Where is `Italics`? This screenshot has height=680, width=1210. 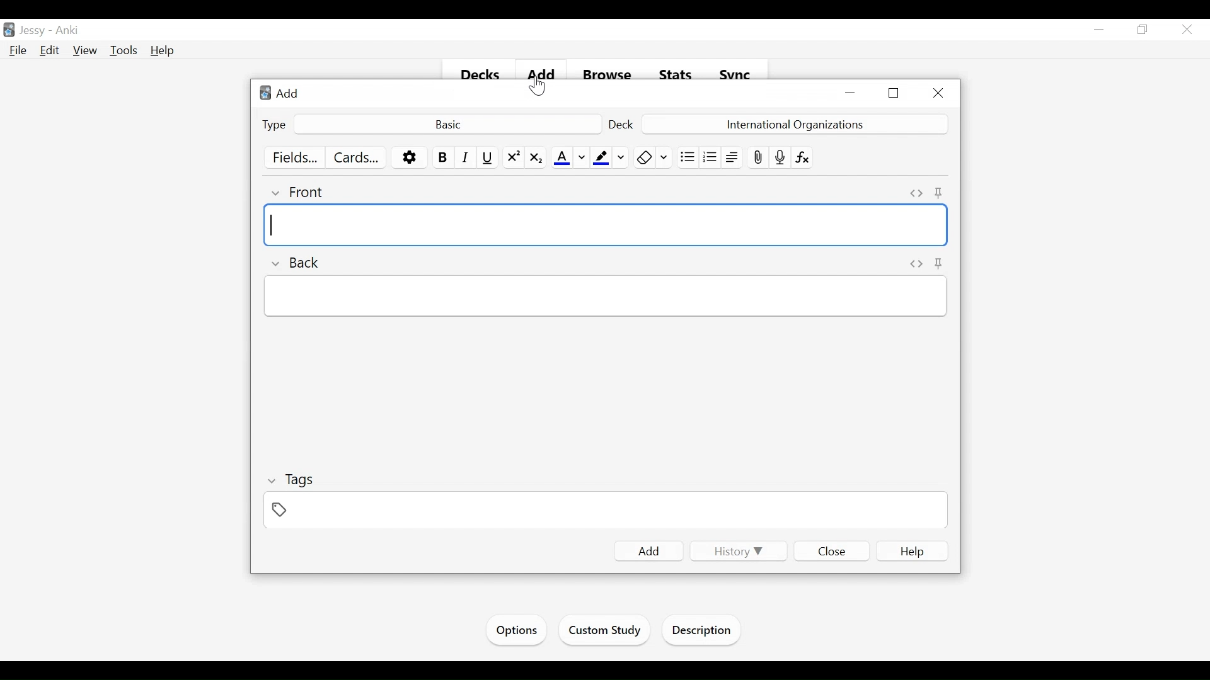 Italics is located at coordinates (466, 157).